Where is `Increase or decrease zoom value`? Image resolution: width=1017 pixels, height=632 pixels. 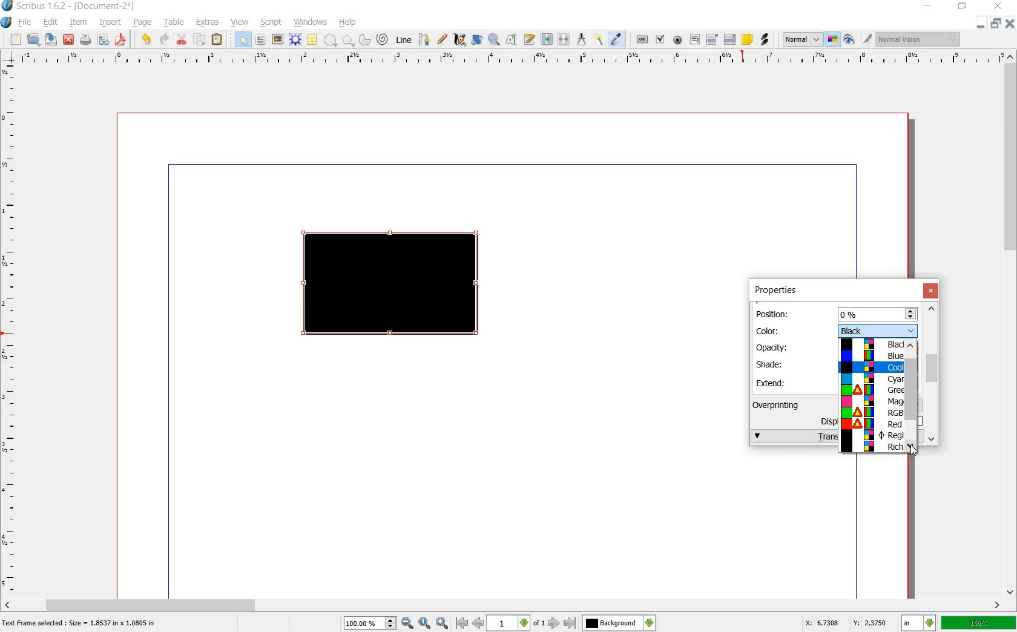 Increase or decrease zoom value is located at coordinates (391, 624).